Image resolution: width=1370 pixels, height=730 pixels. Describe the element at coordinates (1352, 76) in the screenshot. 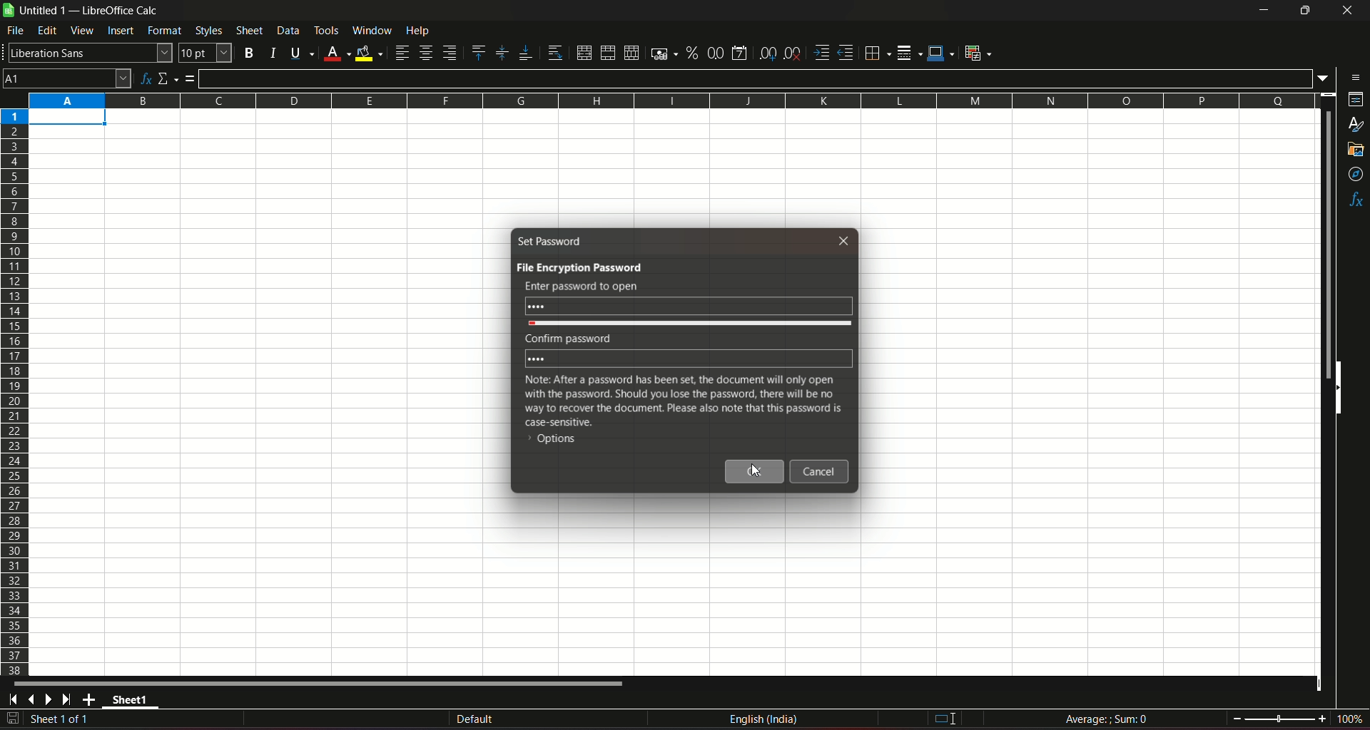

I see `sidebar settings` at that location.